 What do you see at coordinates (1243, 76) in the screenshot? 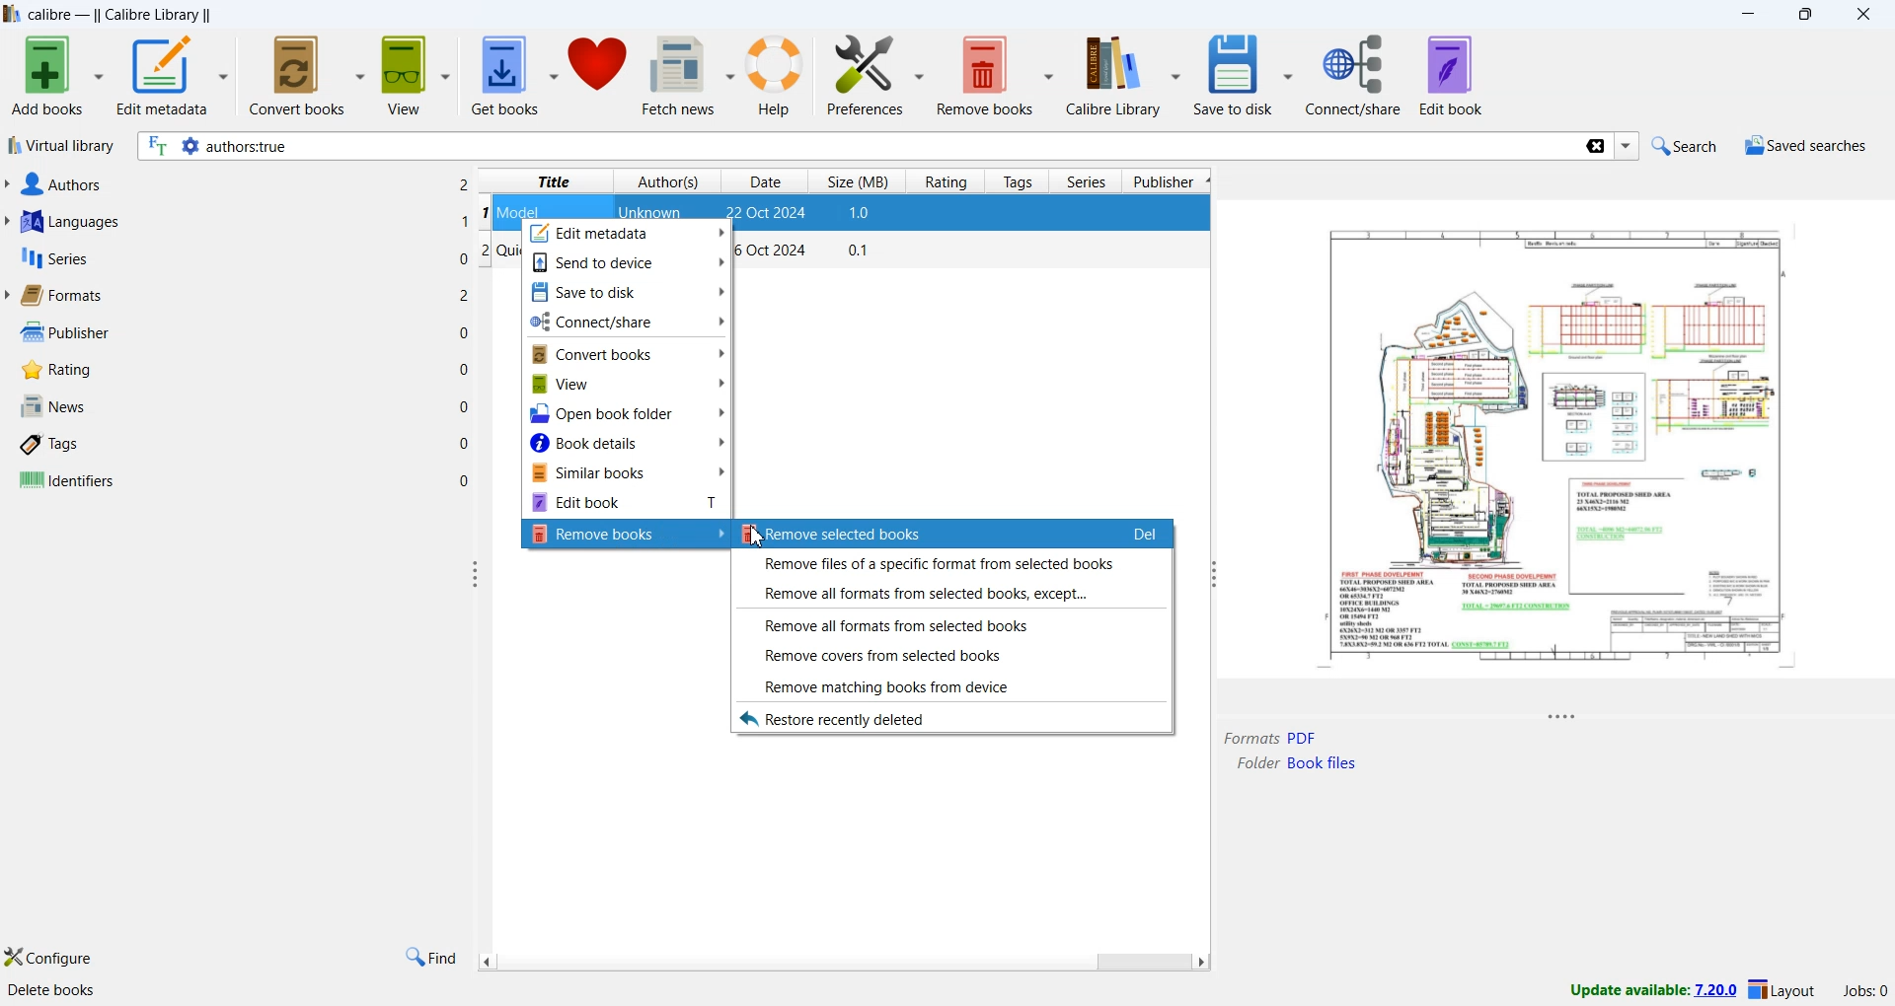
I see `save to disk` at bounding box center [1243, 76].